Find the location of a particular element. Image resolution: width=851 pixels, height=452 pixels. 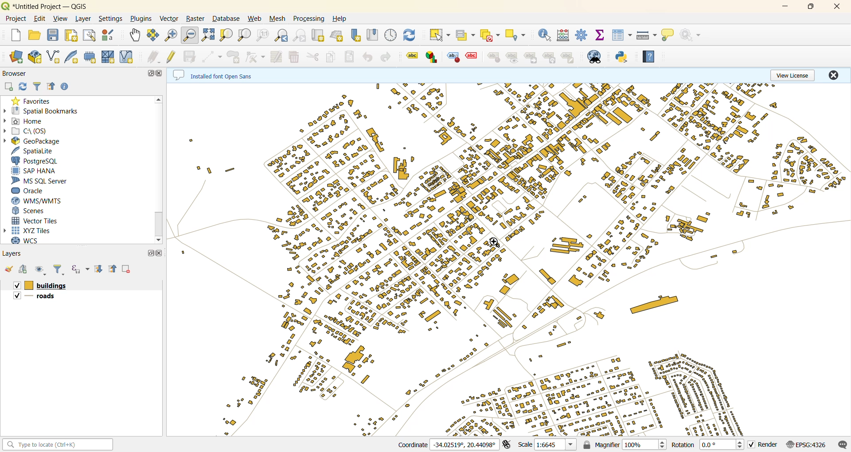

maximize is located at coordinates (814, 7).